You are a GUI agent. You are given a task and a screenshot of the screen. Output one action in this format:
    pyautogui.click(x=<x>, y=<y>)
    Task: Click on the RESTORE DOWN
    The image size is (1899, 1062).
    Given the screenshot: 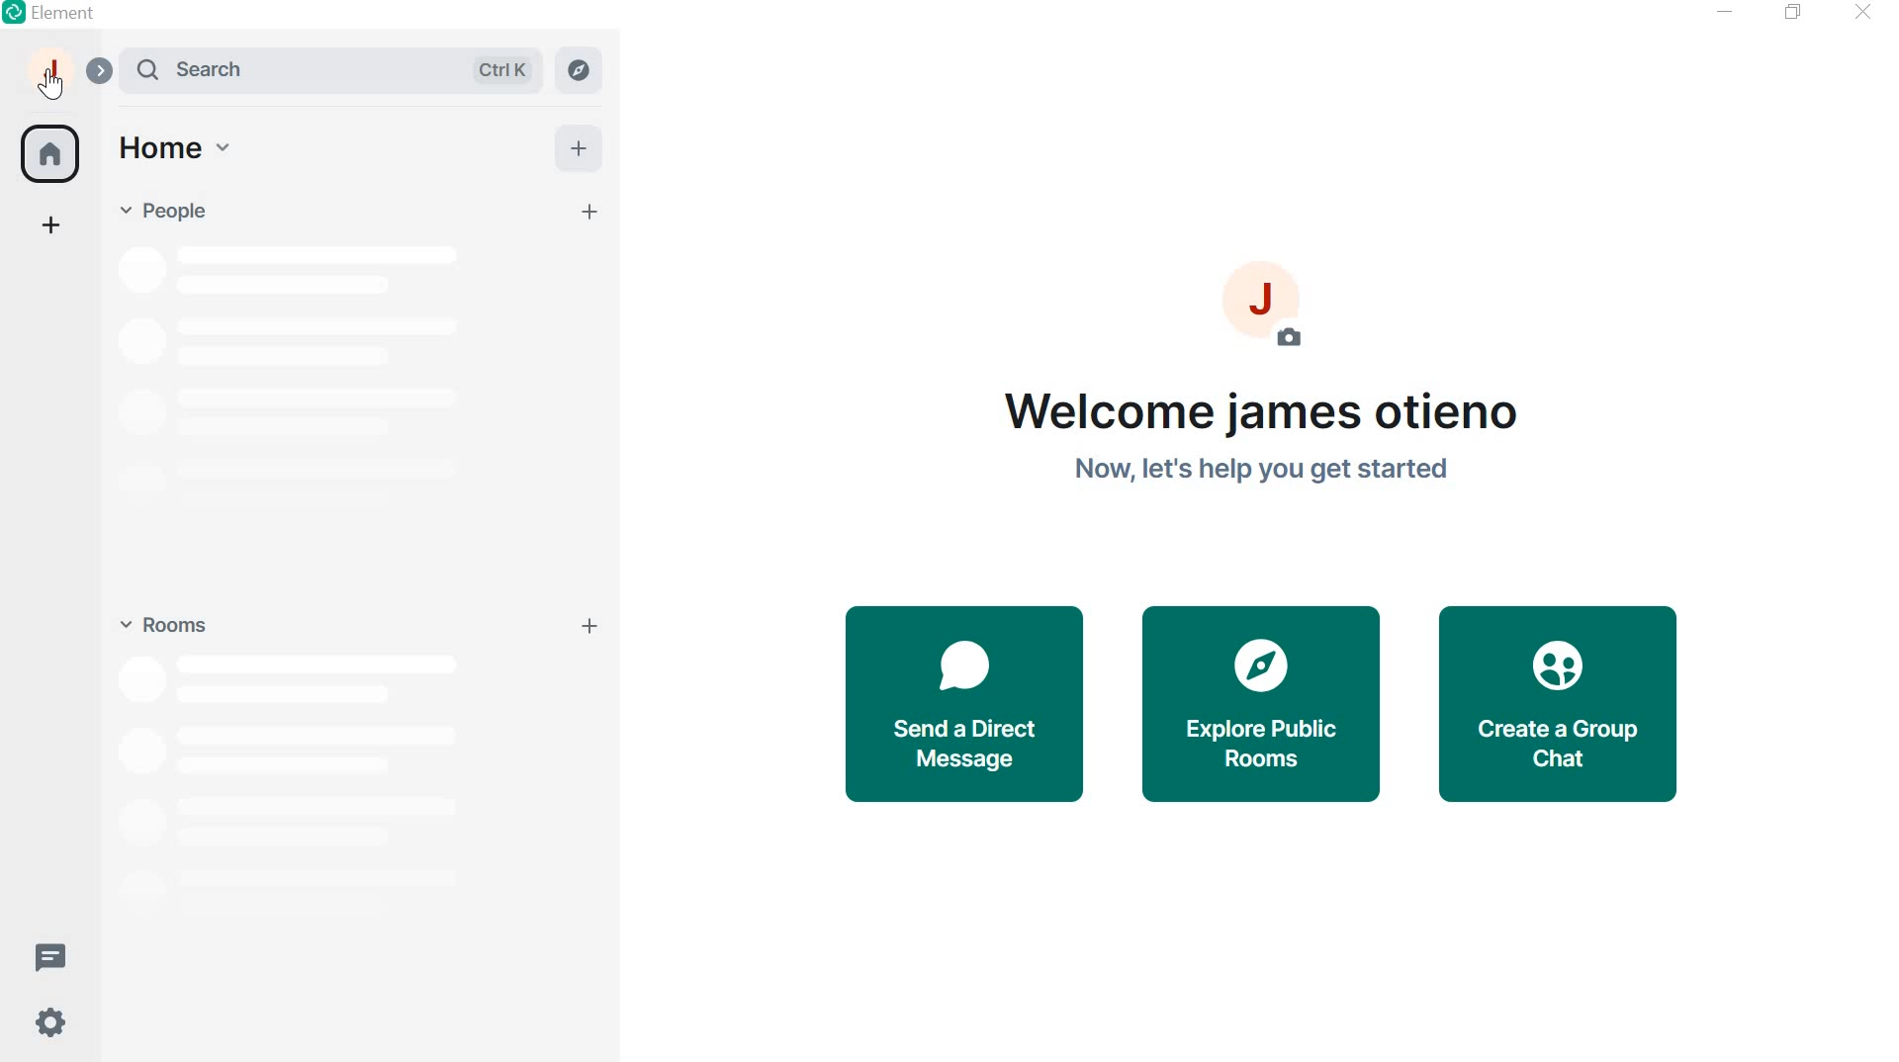 What is the action you would take?
    pyautogui.click(x=1792, y=13)
    